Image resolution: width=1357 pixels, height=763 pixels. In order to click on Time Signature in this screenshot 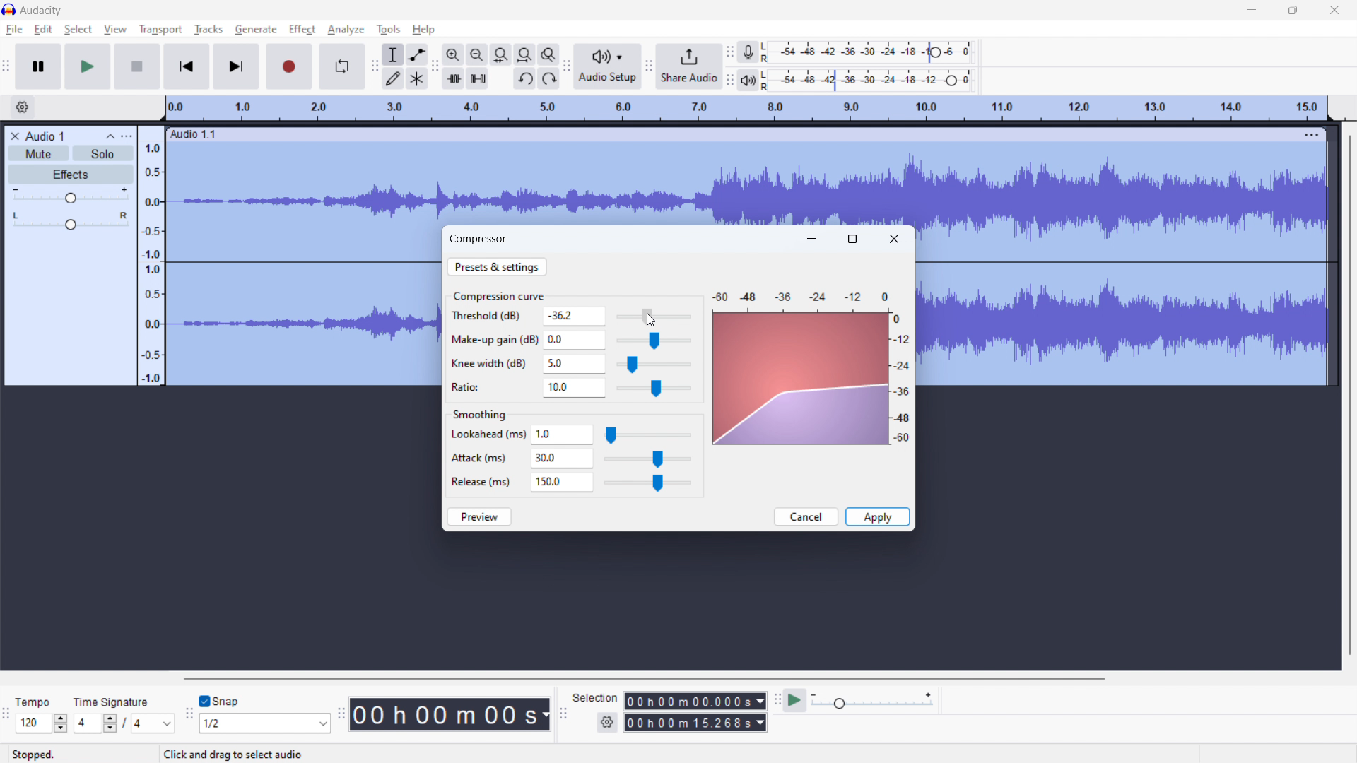, I will do `click(112, 699)`.